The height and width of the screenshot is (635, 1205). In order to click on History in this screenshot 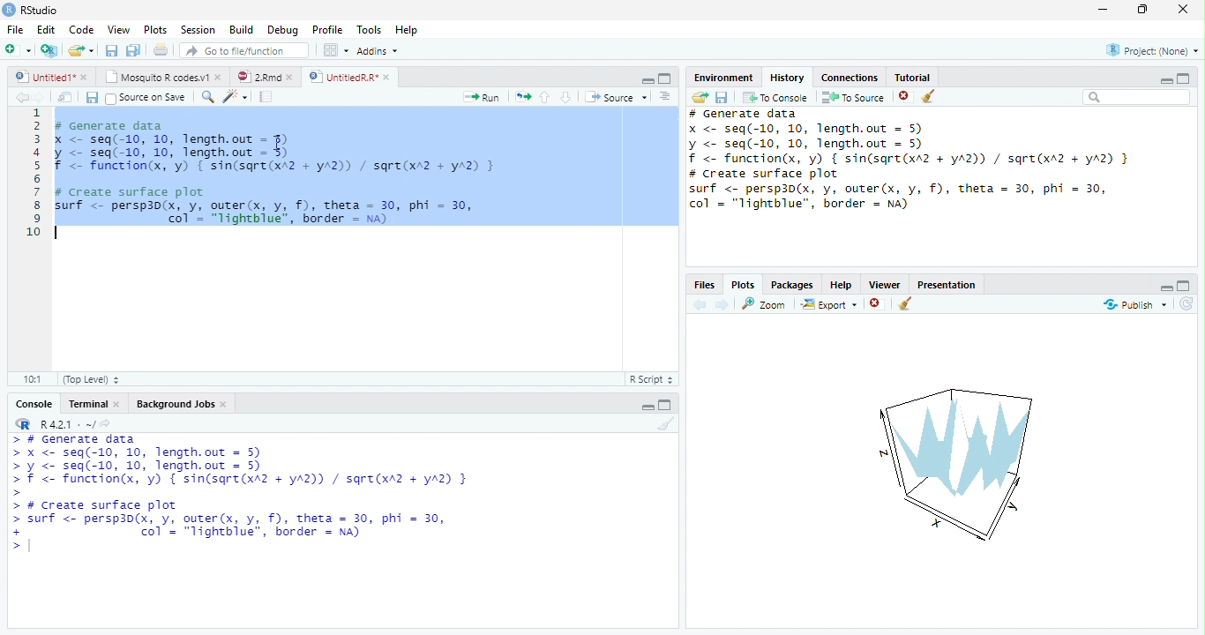, I will do `click(788, 77)`.